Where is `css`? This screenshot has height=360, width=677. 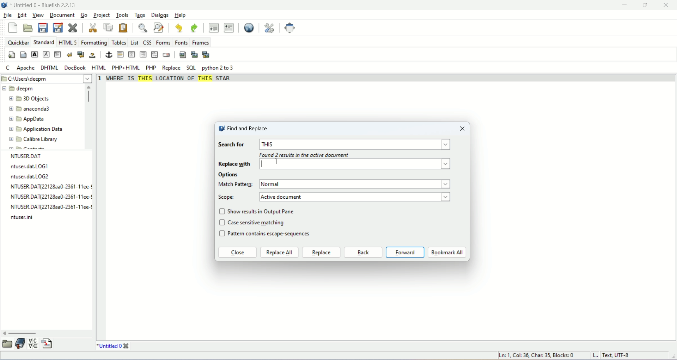
css is located at coordinates (147, 43).